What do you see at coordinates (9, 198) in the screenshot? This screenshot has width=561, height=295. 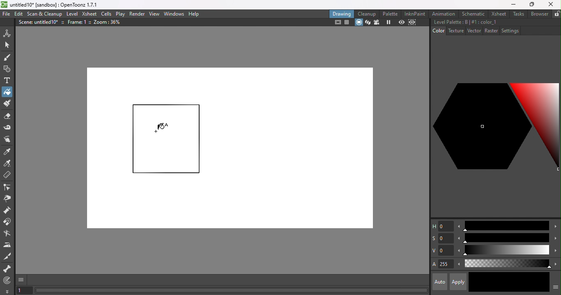 I see `Pinch tool` at bounding box center [9, 198].